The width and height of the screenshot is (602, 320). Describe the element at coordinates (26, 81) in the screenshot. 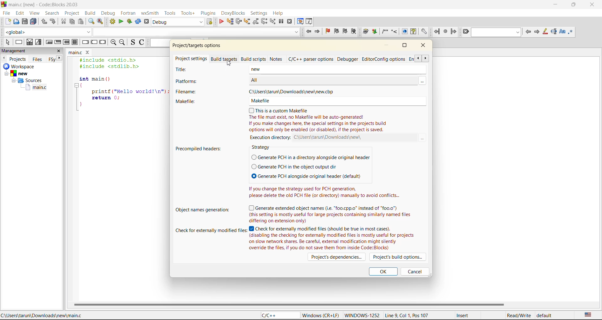

I see `Sources` at that location.